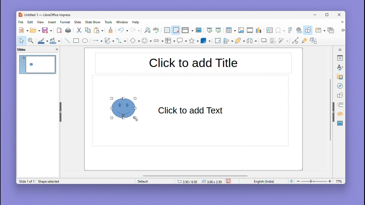 The height and width of the screenshot is (205, 365). I want to click on Selection tool, so click(21, 40).